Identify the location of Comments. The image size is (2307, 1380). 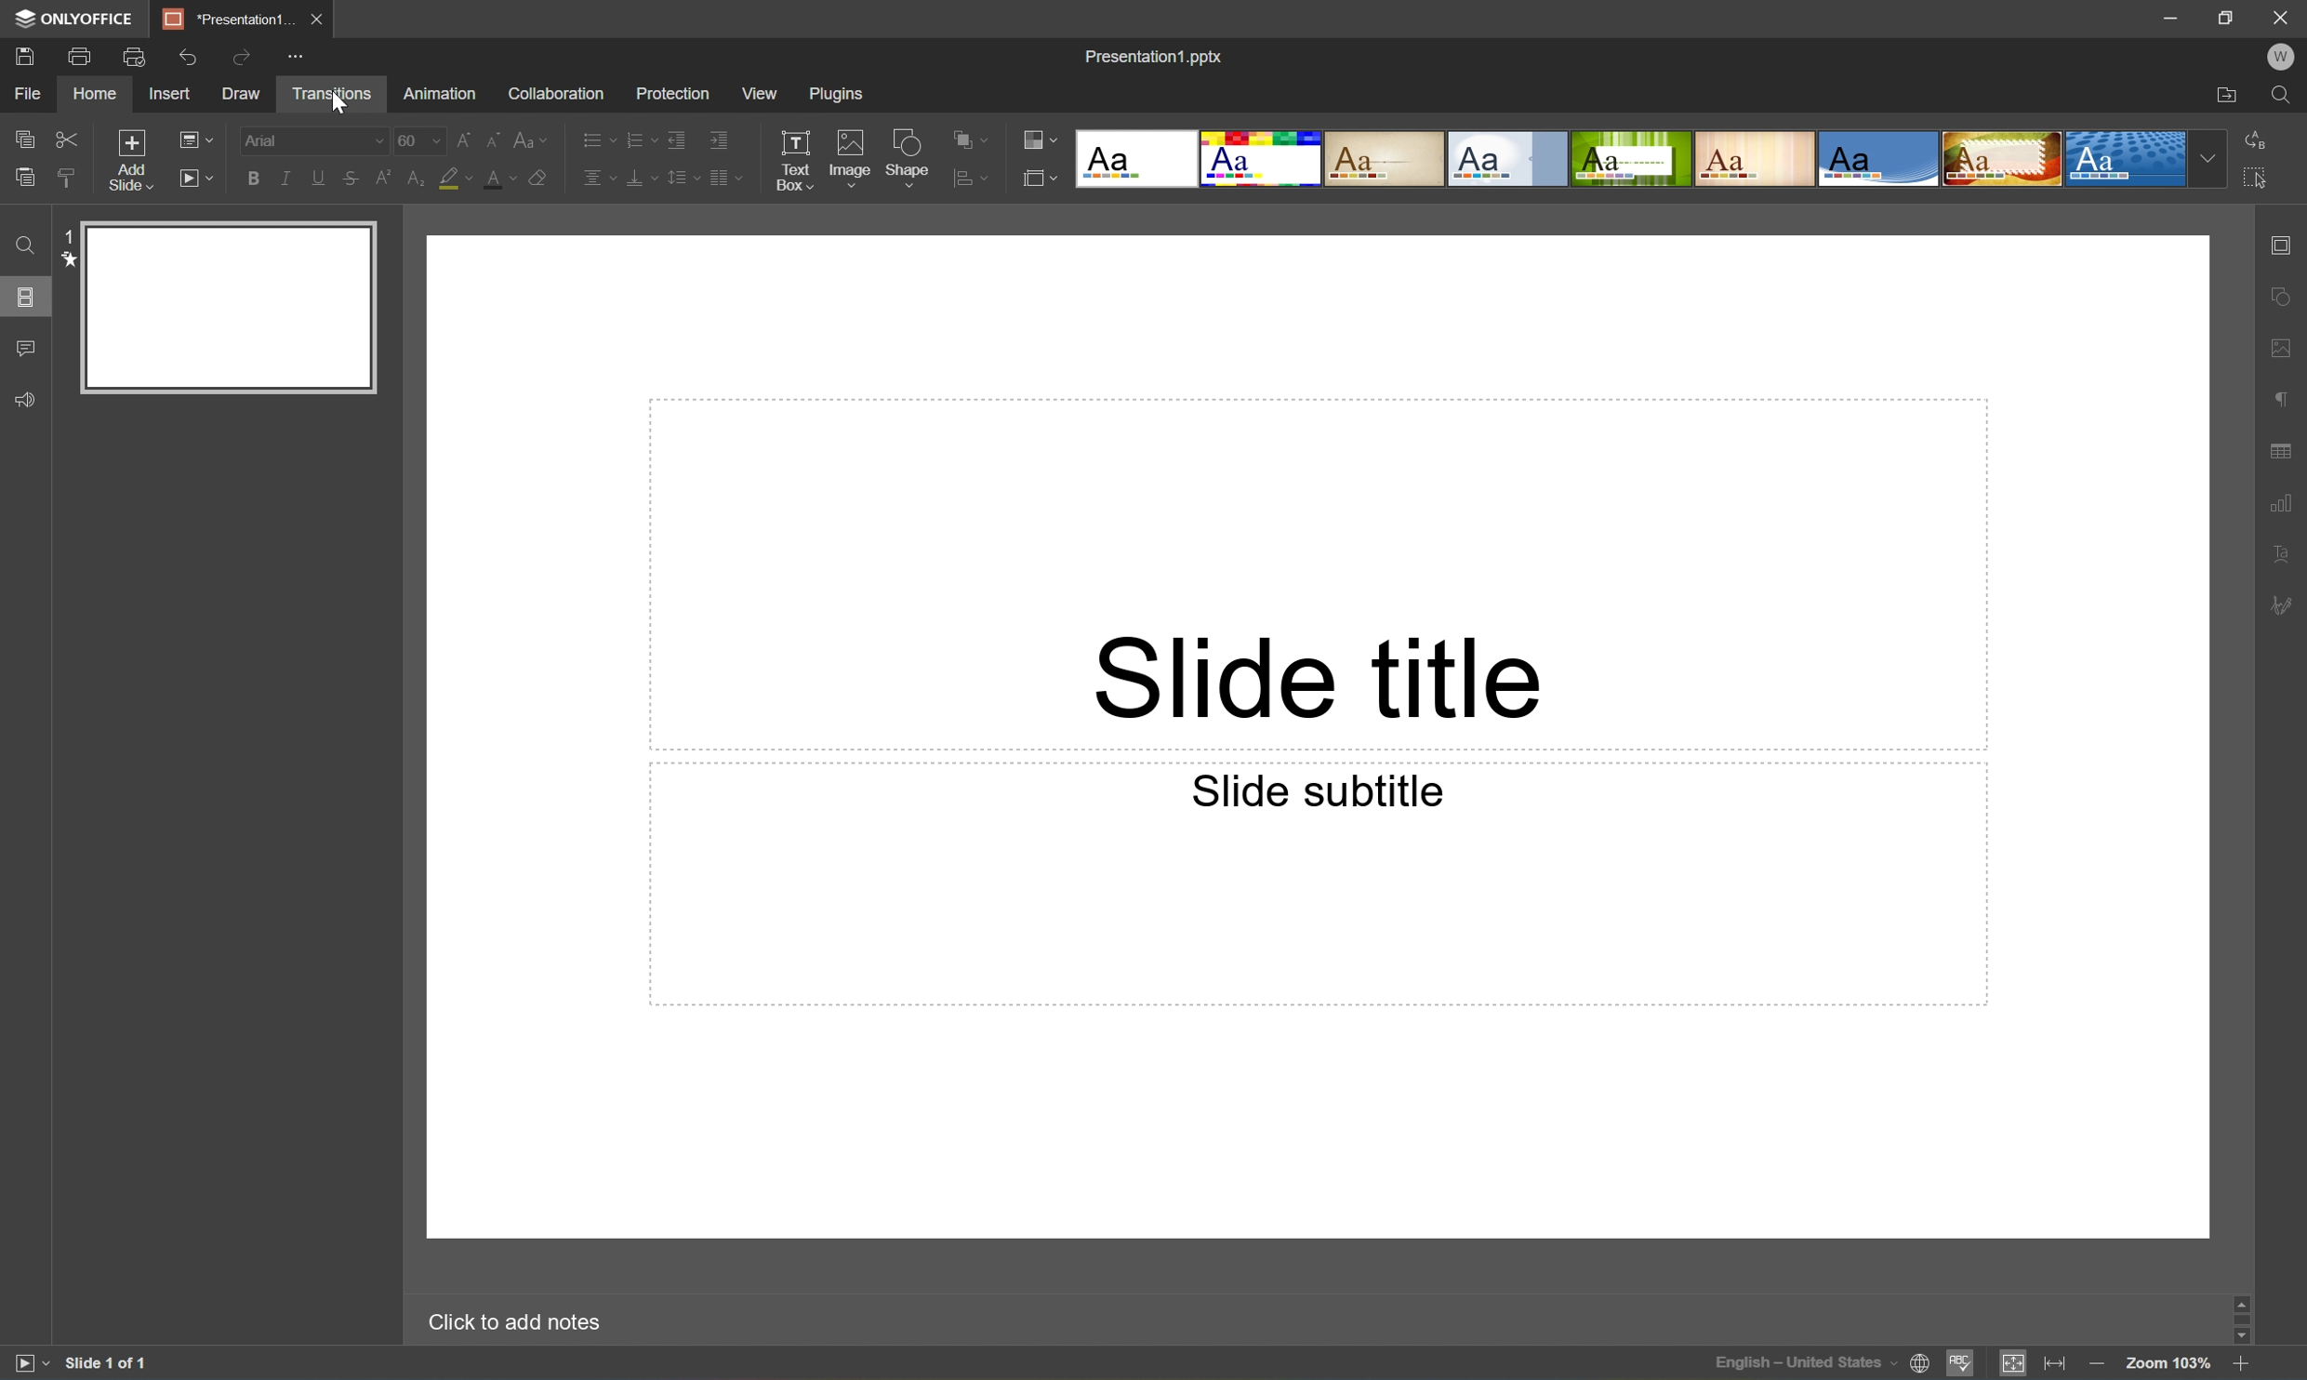
(25, 350).